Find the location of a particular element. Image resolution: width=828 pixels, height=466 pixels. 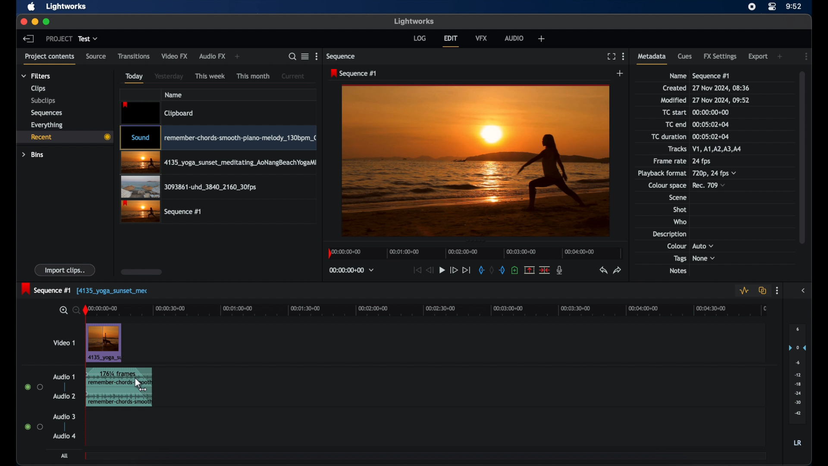

more options is located at coordinates (806, 56).